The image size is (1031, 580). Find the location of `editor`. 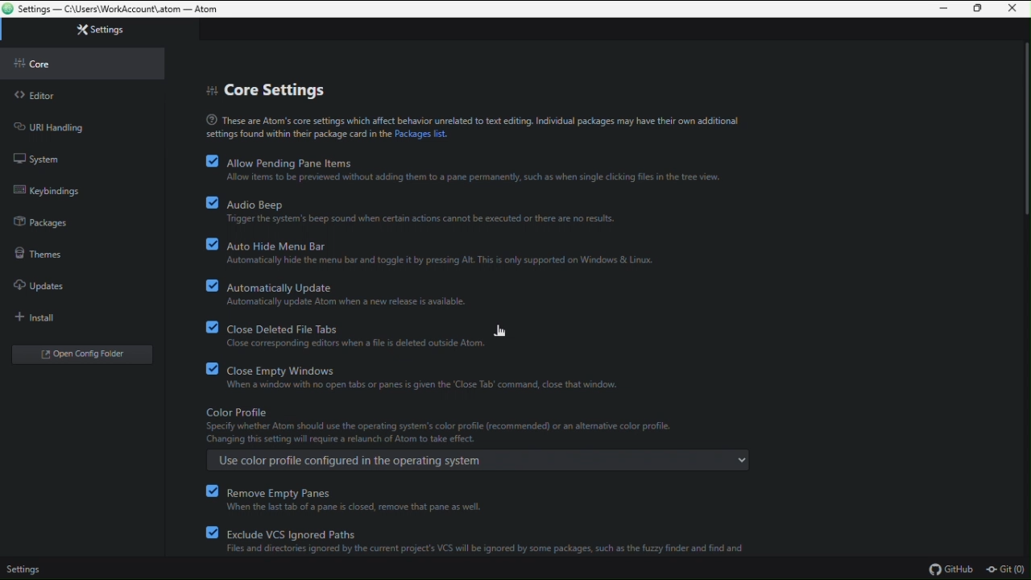

editor is located at coordinates (61, 98).